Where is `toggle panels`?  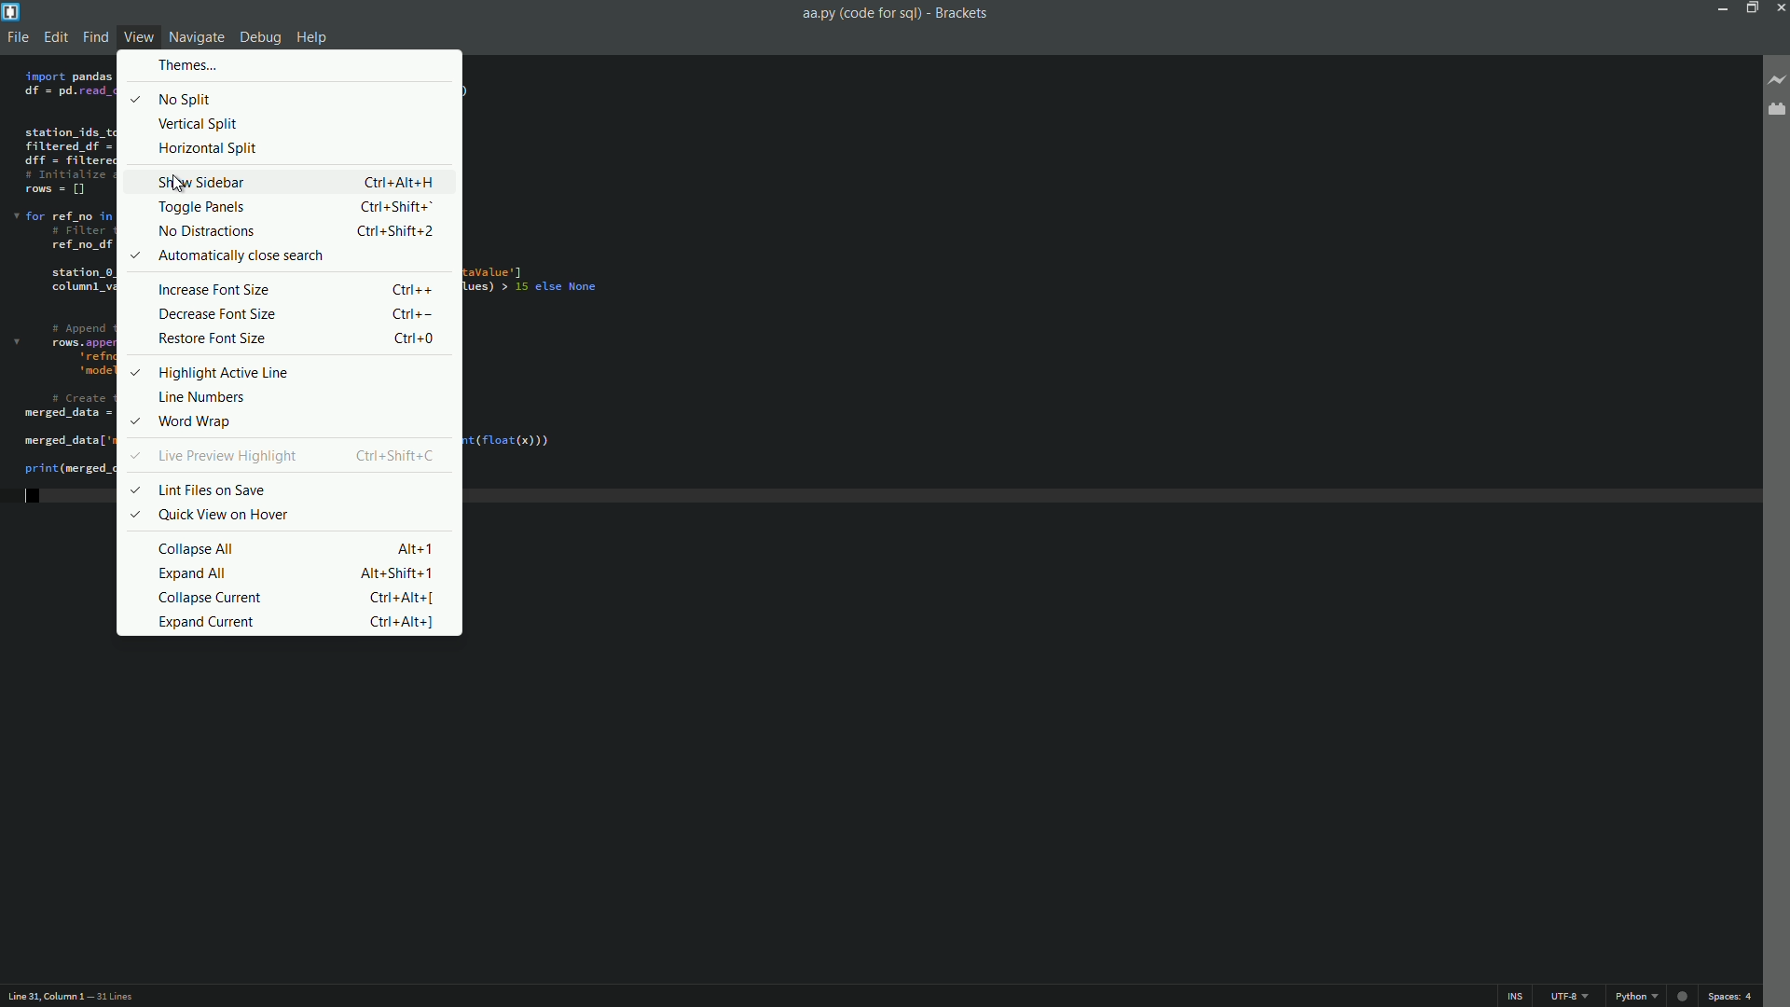 toggle panels is located at coordinates (298, 209).